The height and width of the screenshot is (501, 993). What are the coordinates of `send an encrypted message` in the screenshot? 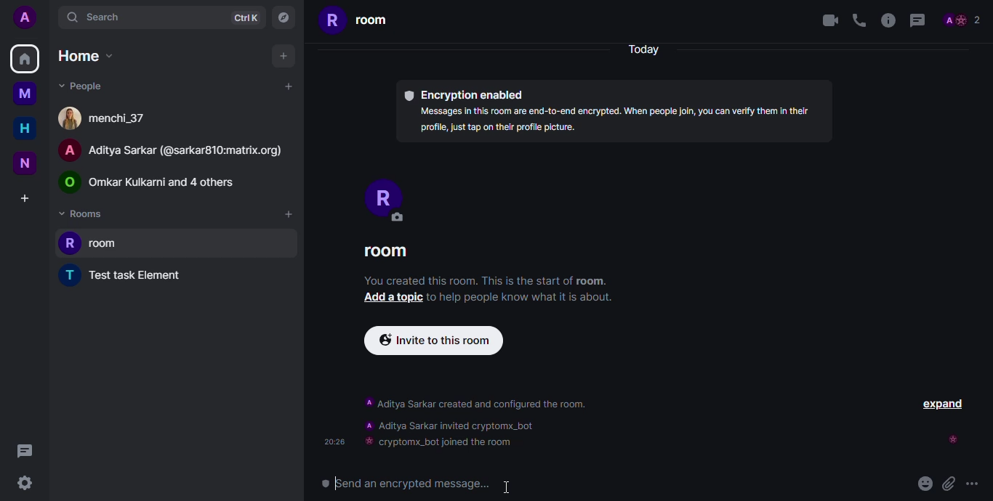 It's located at (423, 483).